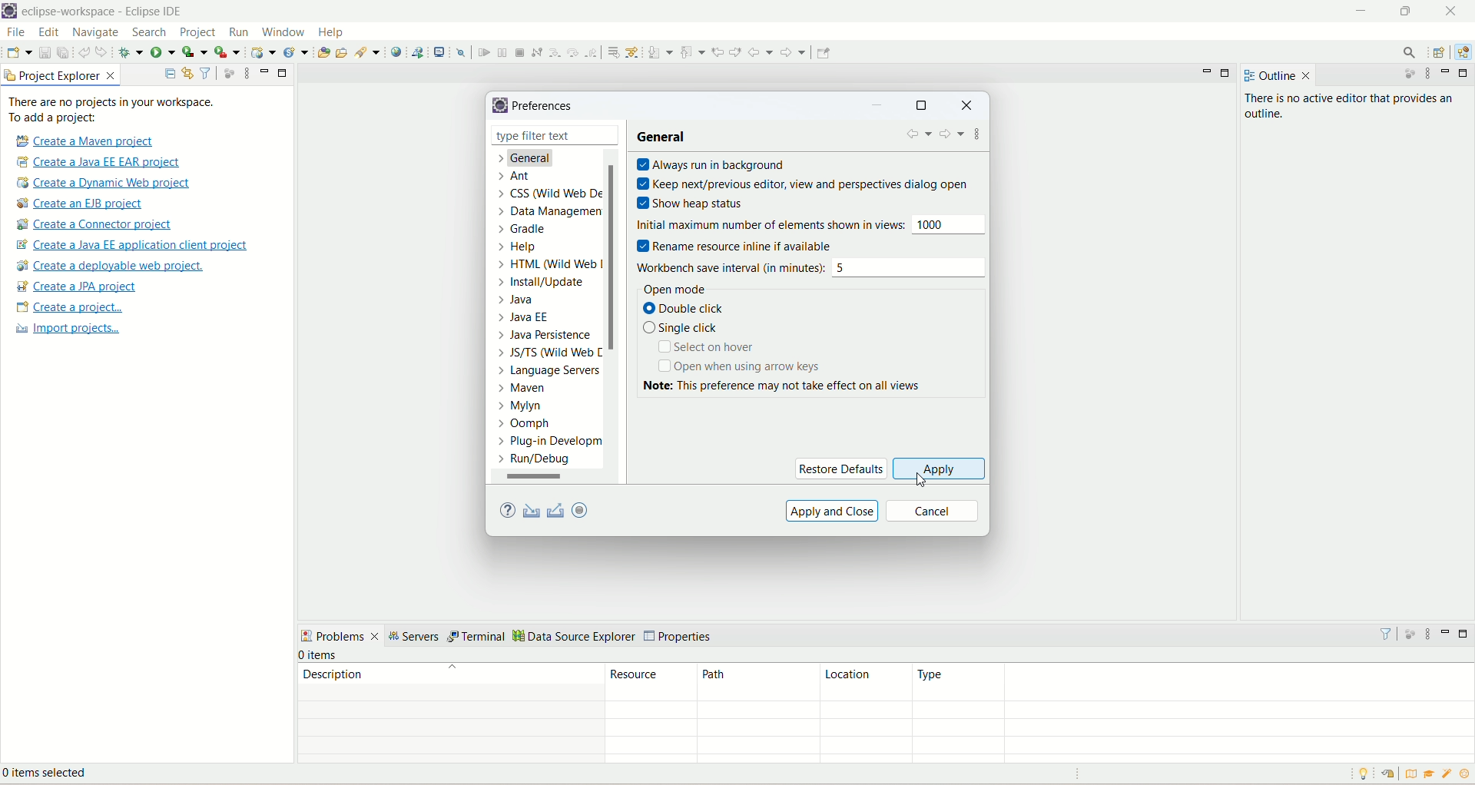 The width and height of the screenshot is (1475, 785). Describe the element at coordinates (461, 51) in the screenshot. I see `skip all break points` at that location.